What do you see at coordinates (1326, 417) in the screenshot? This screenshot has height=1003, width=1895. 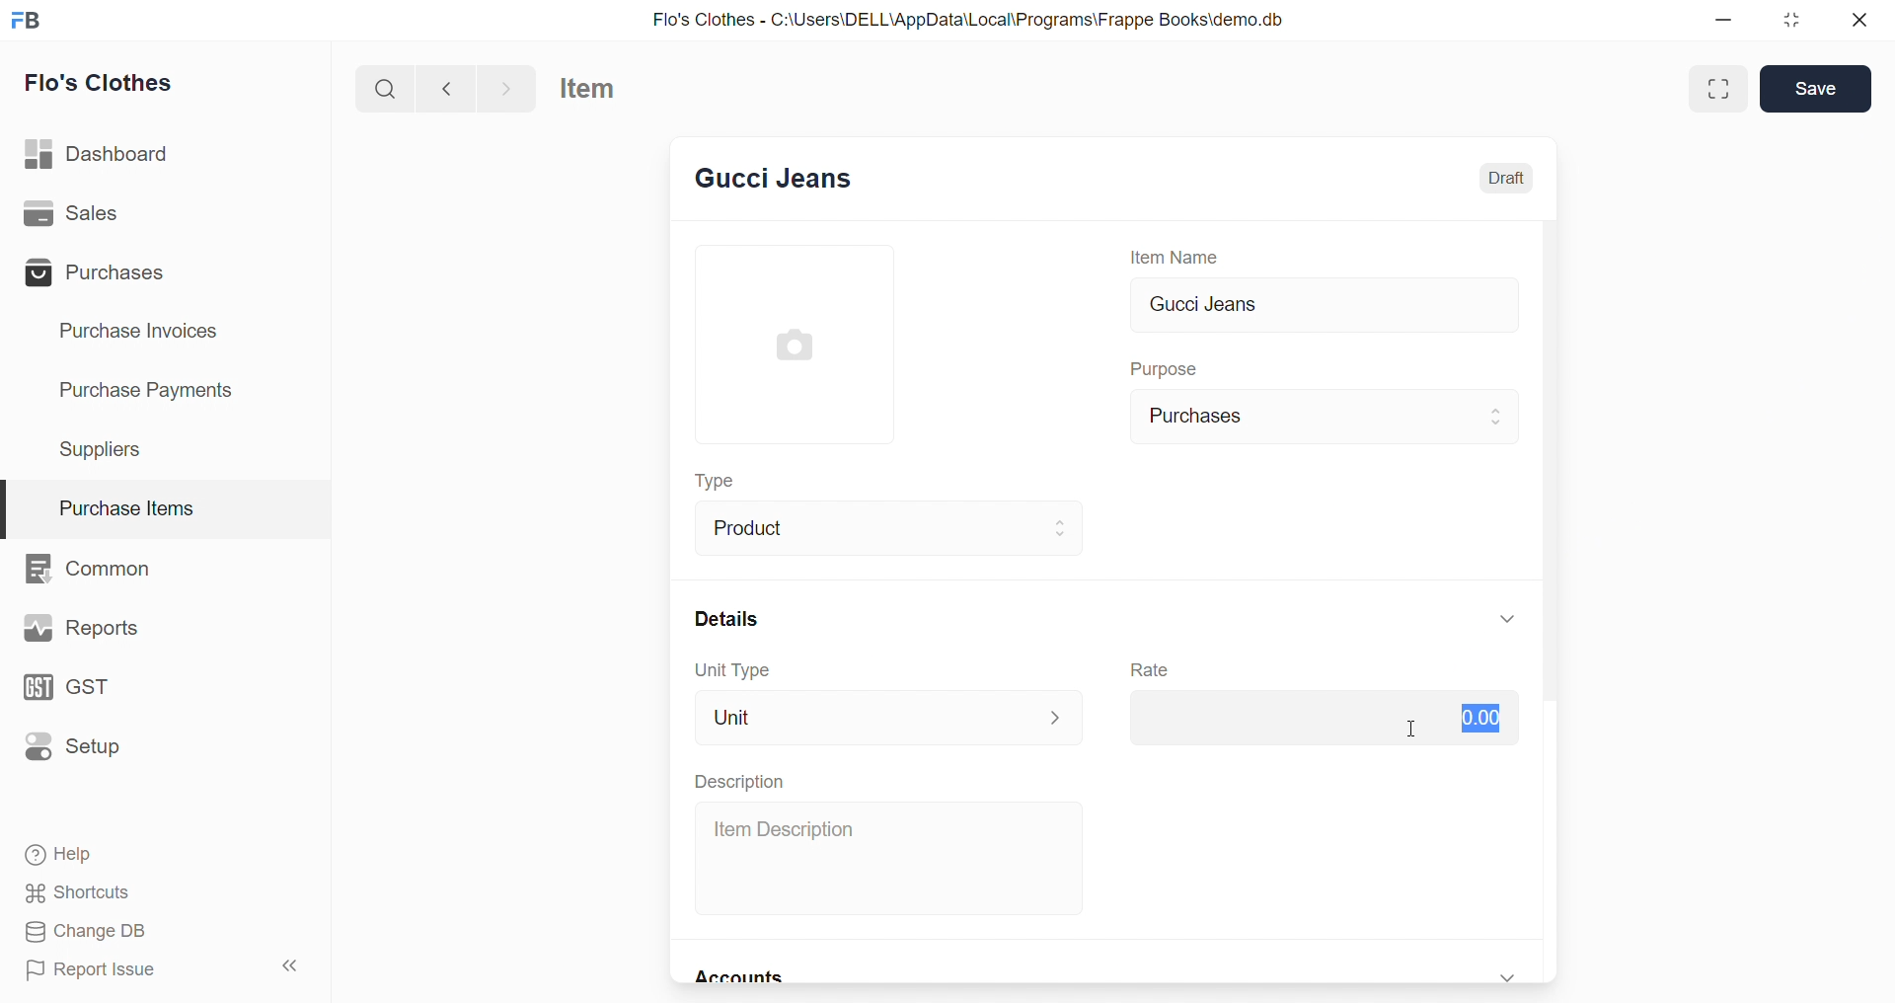 I see `Purchases` at bounding box center [1326, 417].